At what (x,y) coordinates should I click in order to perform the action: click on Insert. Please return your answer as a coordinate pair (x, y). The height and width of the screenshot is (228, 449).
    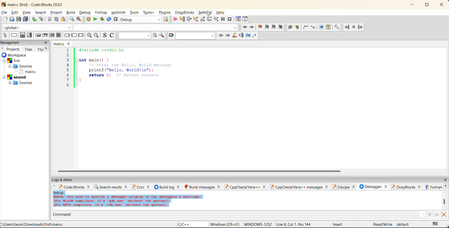
    Looking at the image, I should click on (337, 224).